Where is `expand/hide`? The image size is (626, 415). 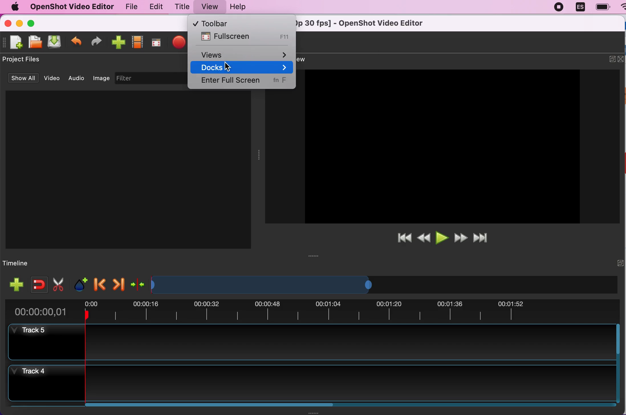
expand/hide is located at coordinates (620, 263).